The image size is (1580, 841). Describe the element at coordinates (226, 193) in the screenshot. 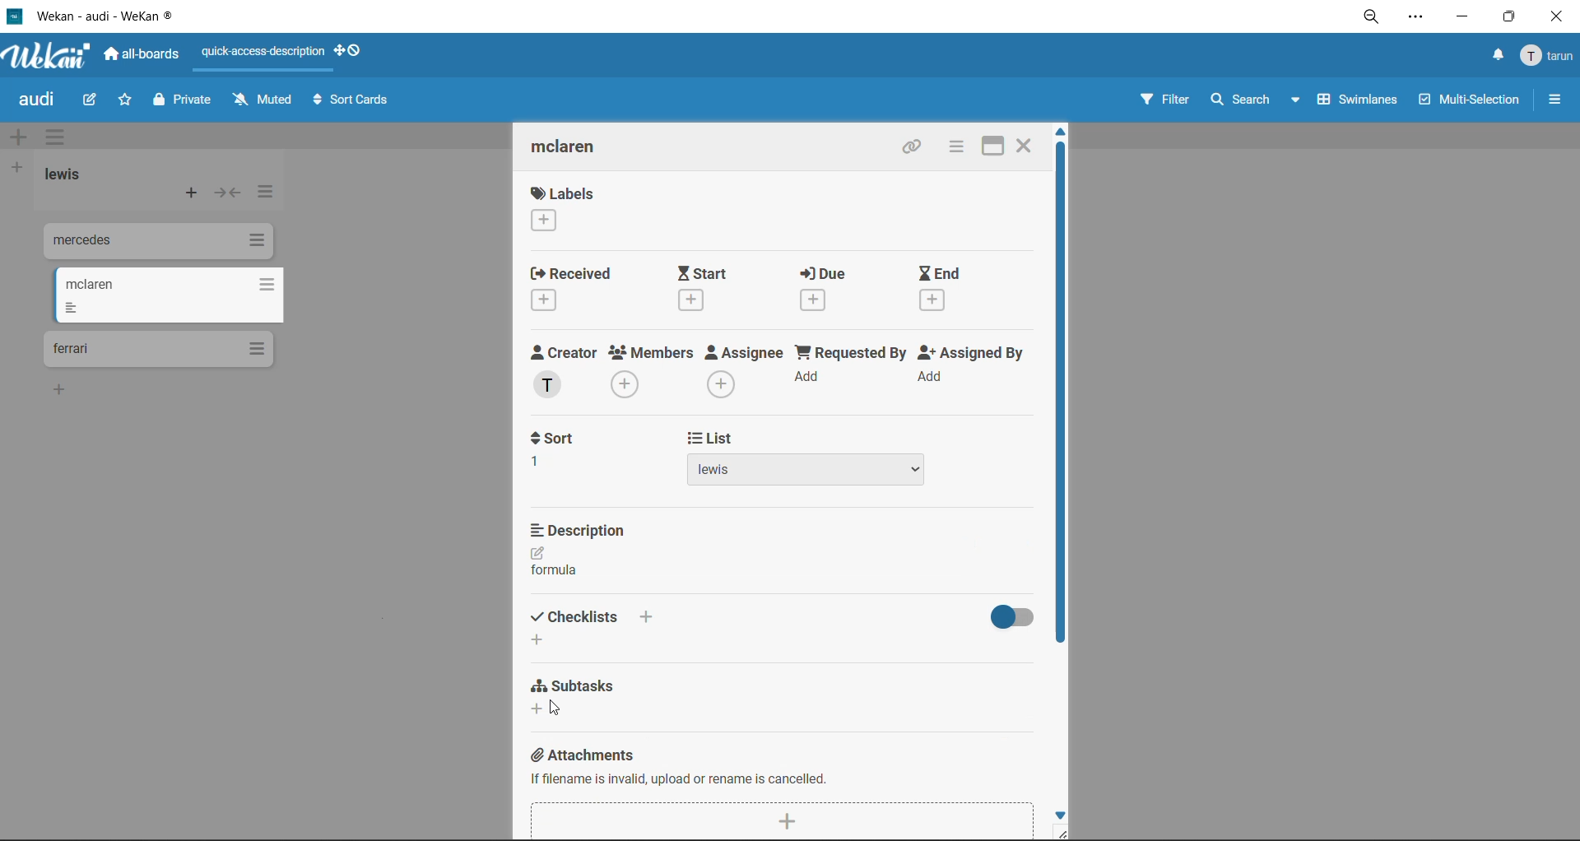

I see `collapse` at that location.